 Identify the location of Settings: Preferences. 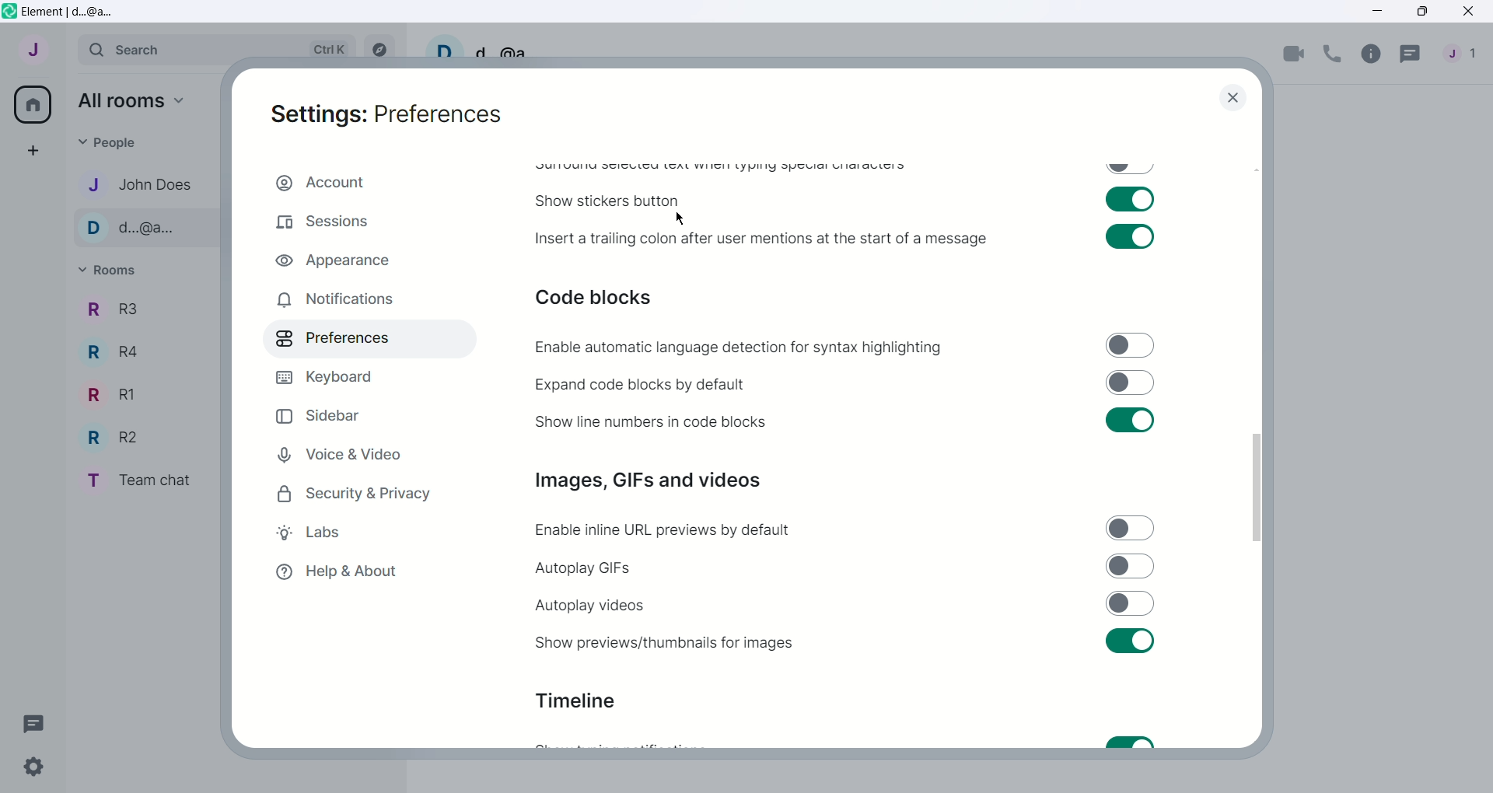
(386, 115).